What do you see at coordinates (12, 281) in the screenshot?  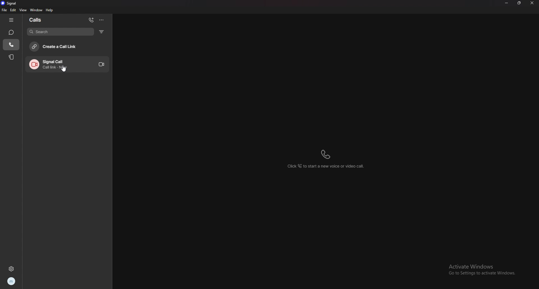 I see `profile` at bounding box center [12, 281].